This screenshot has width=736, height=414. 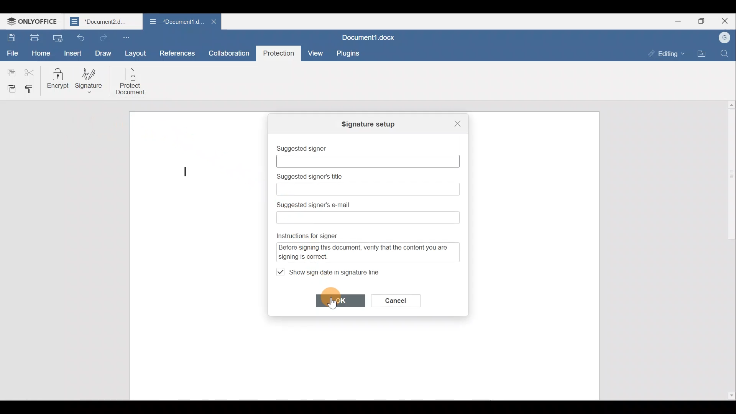 What do you see at coordinates (456, 122) in the screenshot?
I see `Close` at bounding box center [456, 122].